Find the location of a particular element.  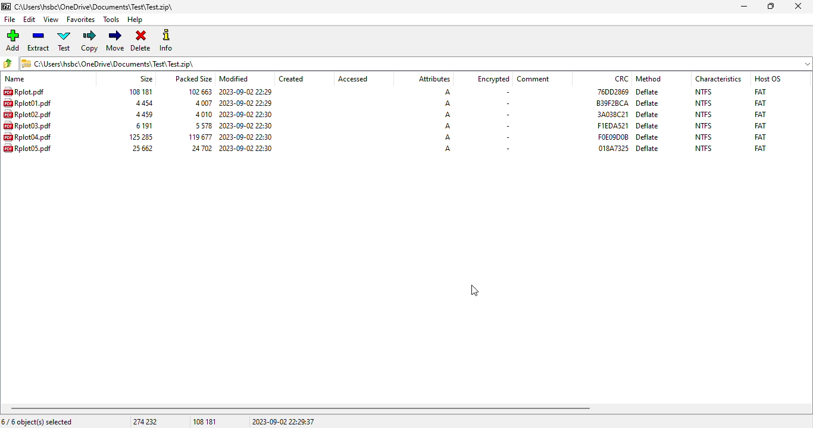

- is located at coordinates (506, 93).